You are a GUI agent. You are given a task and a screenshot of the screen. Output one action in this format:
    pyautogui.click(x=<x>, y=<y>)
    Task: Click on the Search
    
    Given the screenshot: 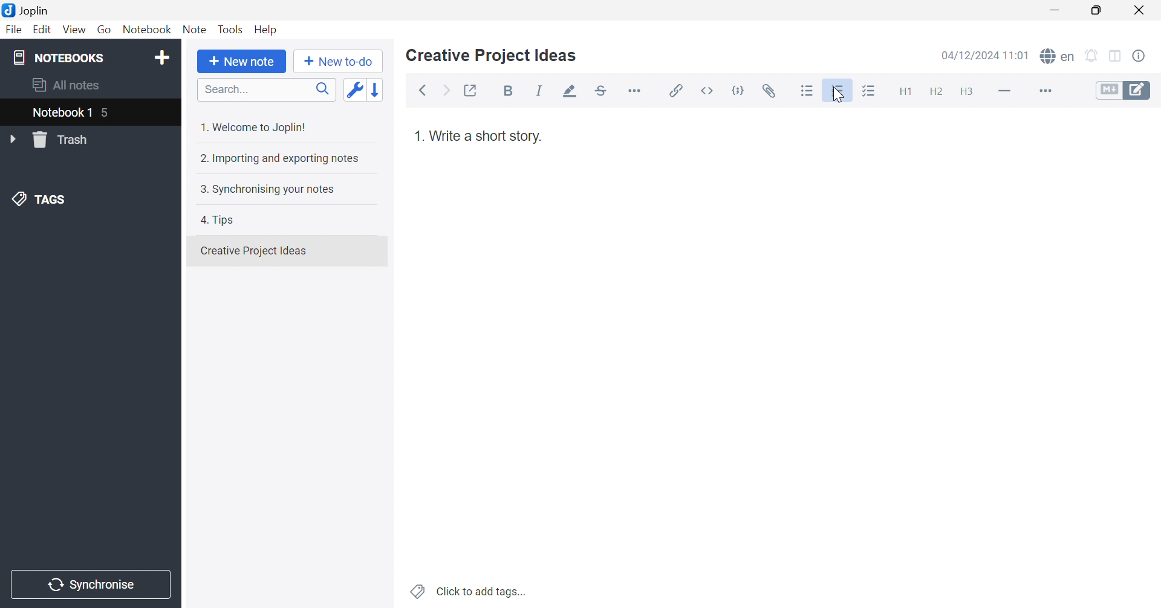 What is the action you would take?
    pyautogui.click(x=267, y=91)
    